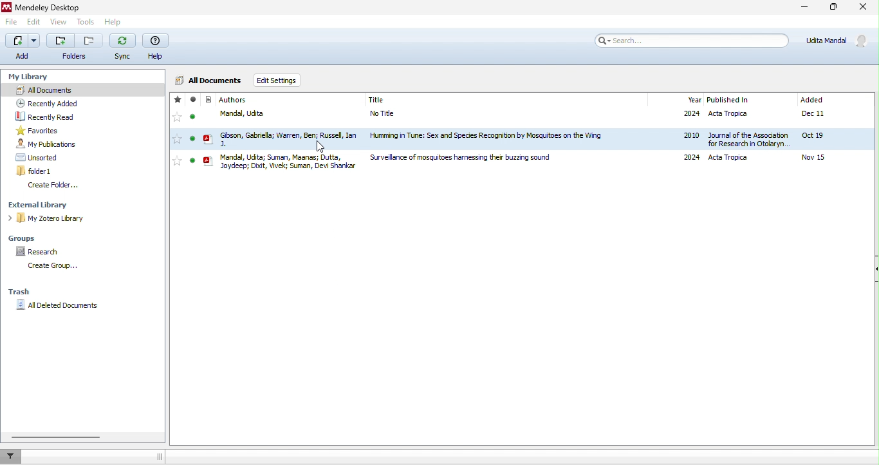 The height and width of the screenshot is (465, 879). Describe the element at coordinates (41, 251) in the screenshot. I see `research` at that location.